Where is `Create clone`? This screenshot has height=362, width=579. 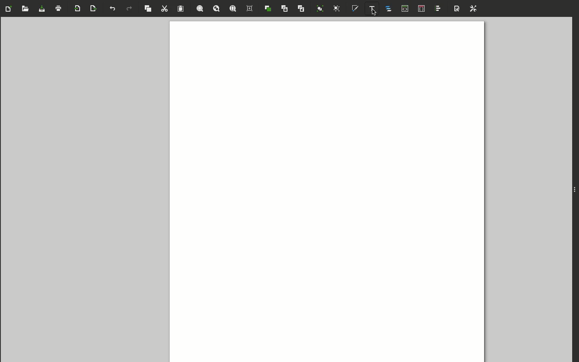
Create clone is located at coordinates (285, 9).